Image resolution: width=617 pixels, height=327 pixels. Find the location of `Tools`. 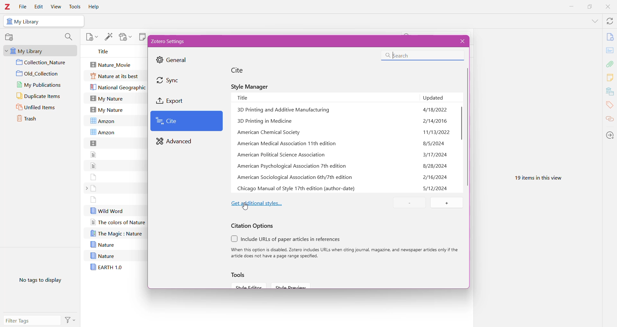

Tools is located at coordinates (75, 6).